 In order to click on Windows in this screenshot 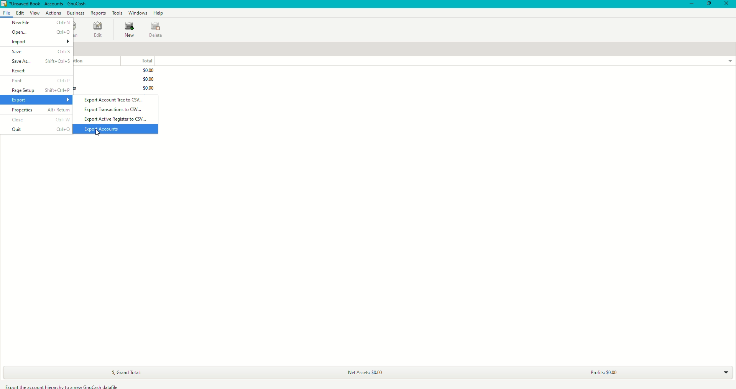, I will do `click(138, 13)`.